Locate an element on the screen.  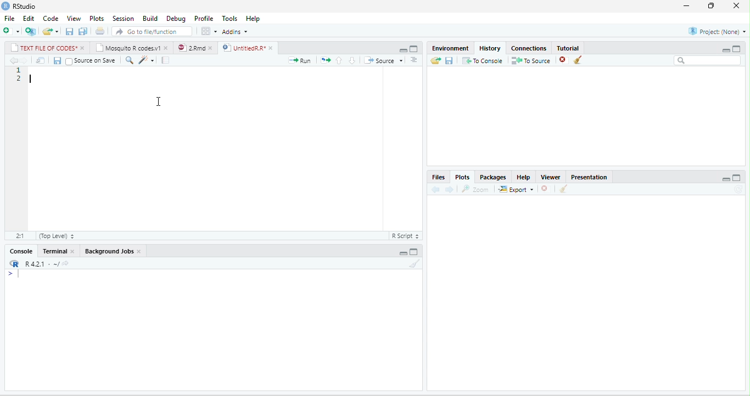
code tools is located at coordinates (147, 60).